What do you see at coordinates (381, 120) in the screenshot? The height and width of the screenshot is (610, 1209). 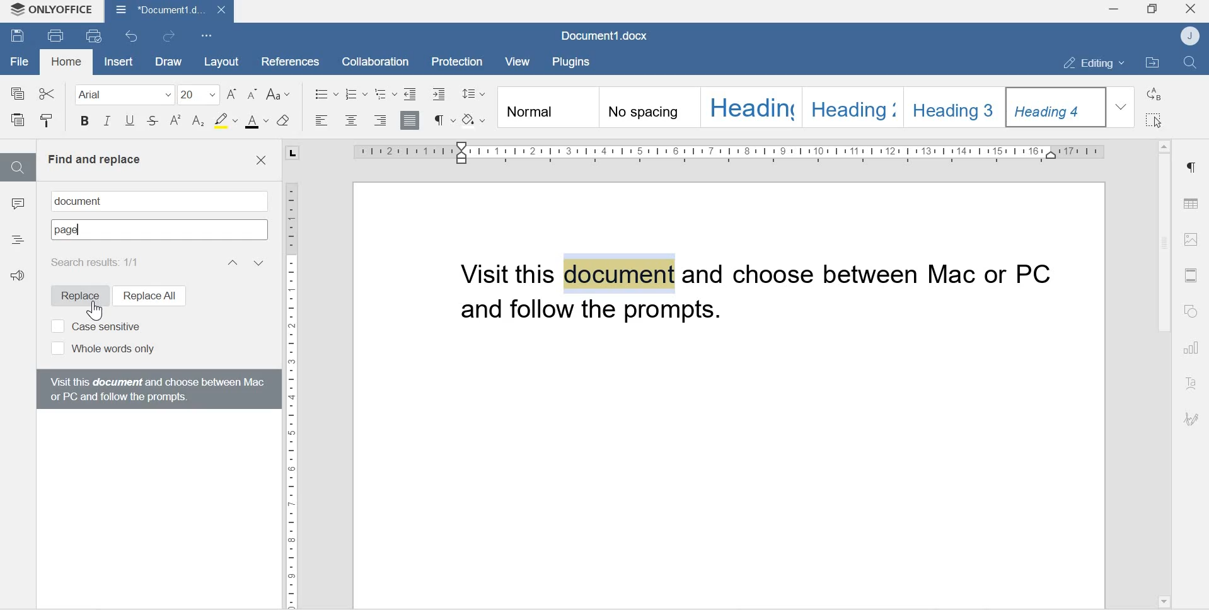 I see `Align right` at bounding box center [381, 120].